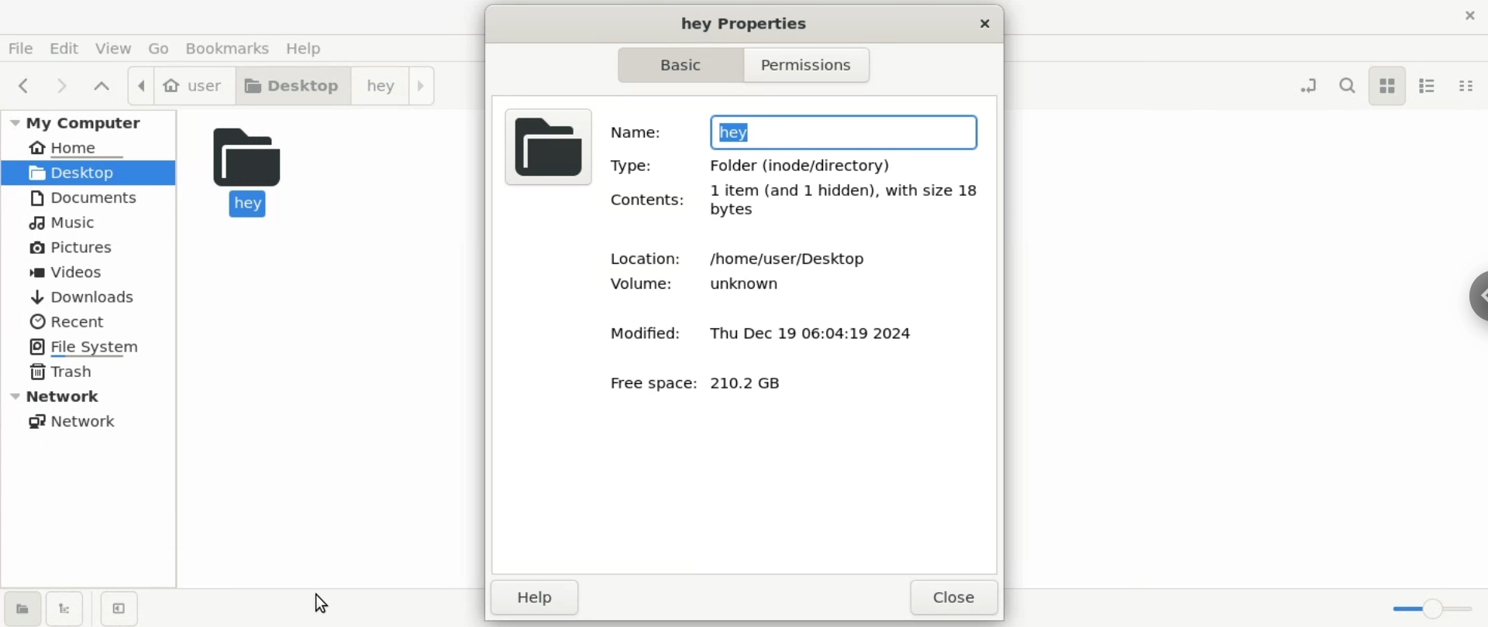 This screenshot has width=1488, height=627. I want to click on compact view, so click(1466, 86).